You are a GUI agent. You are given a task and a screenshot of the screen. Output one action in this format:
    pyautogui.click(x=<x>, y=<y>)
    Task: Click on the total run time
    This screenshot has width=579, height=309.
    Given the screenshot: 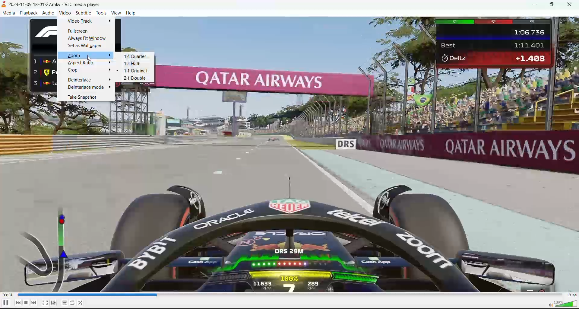 What is the action you would take?
    pyautogui.click(x=571, y=295)
    